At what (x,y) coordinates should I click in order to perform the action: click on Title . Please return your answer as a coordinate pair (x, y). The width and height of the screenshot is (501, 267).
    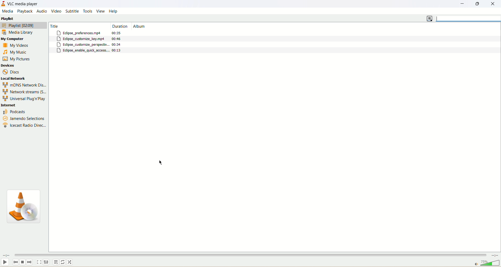
    Looking at the image, I should click on (79, 26).